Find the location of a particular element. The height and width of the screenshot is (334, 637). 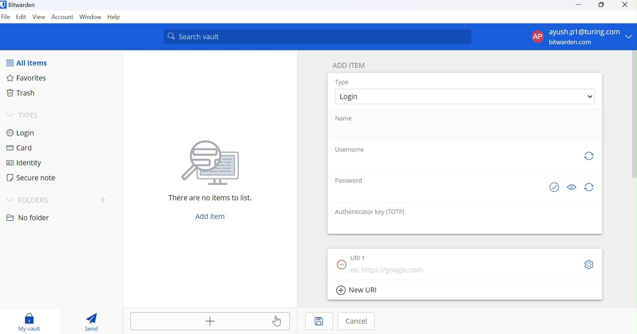

Regenerate username is located at coordinates (588, 156).